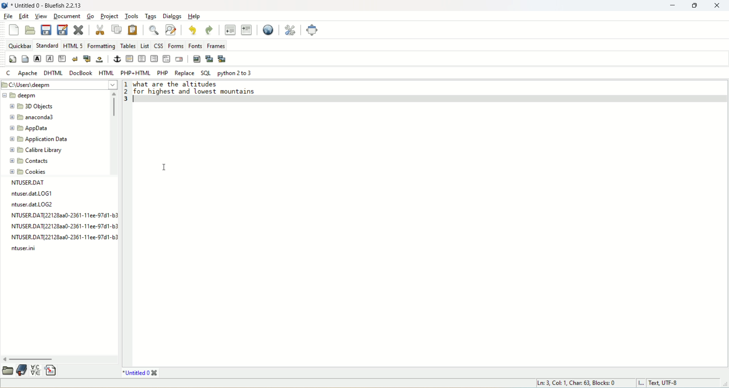 This screenshot has width=729, height=388. I want to click on ntuser.dat.LOG2, so click(38, 205).